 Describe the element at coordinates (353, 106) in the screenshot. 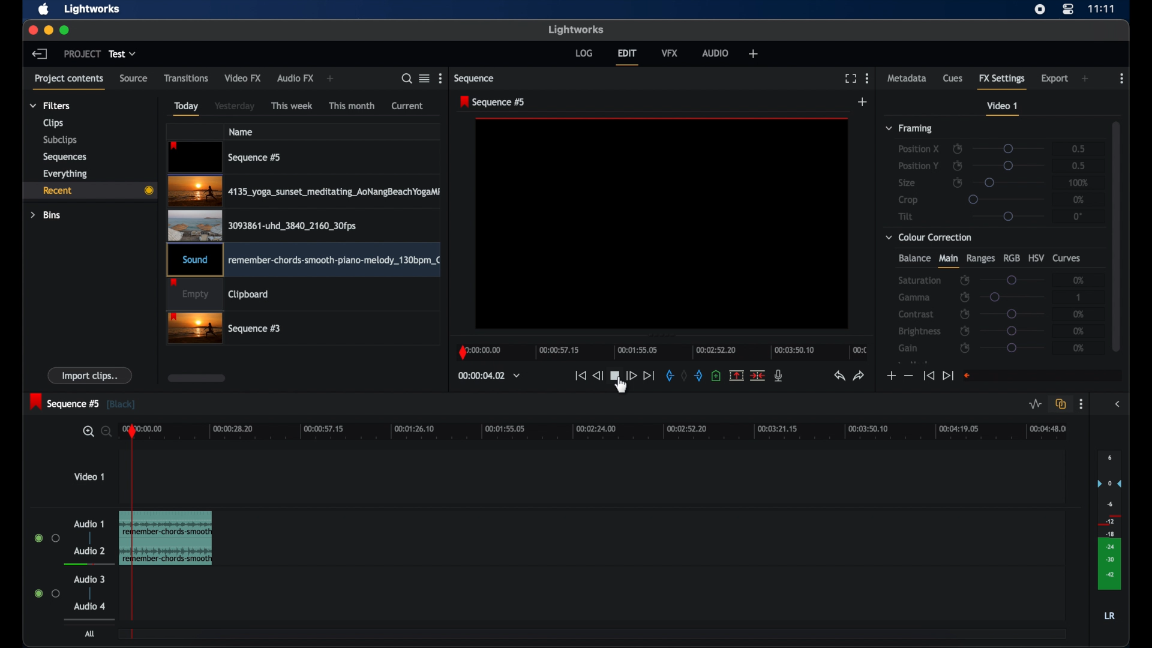

I see `this month` at that location.